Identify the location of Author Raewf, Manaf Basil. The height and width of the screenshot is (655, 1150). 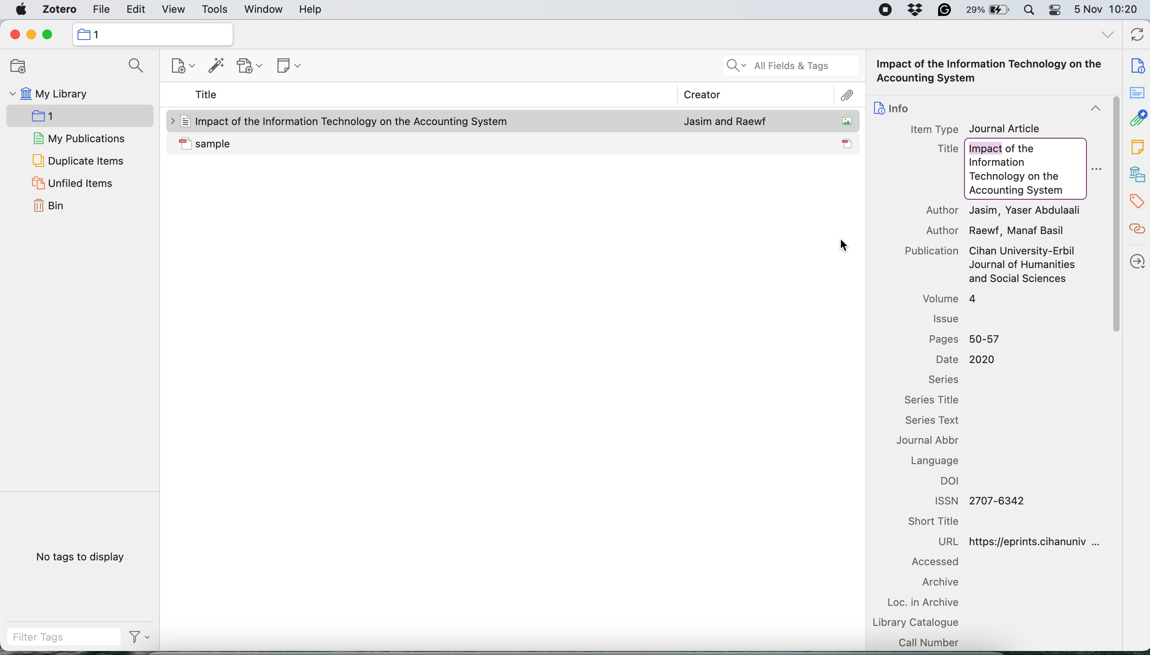
(996, 231).